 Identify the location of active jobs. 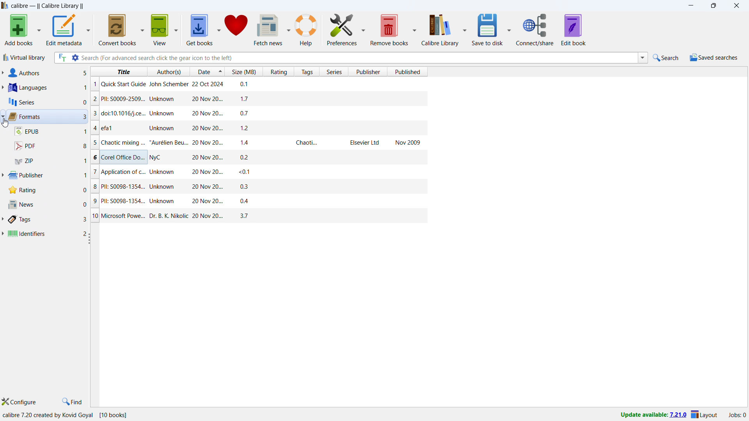
(737, 416).